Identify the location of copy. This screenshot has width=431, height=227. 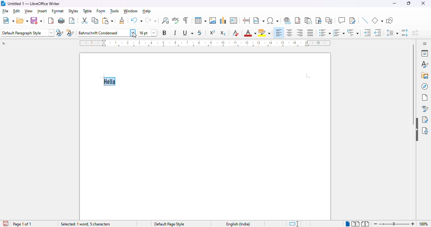
(95, 20).